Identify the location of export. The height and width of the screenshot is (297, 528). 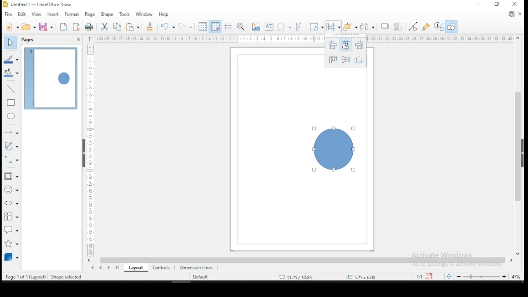
(63, 27).